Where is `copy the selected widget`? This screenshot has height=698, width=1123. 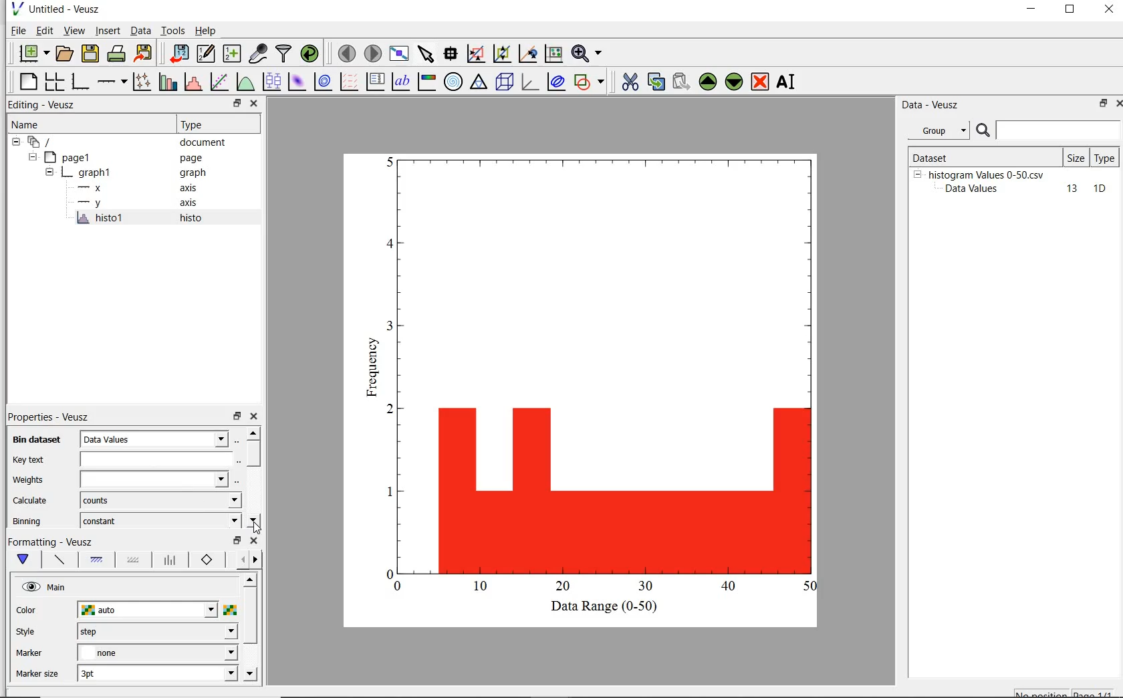 copy the selected widget is located at coordinates (655, 84).